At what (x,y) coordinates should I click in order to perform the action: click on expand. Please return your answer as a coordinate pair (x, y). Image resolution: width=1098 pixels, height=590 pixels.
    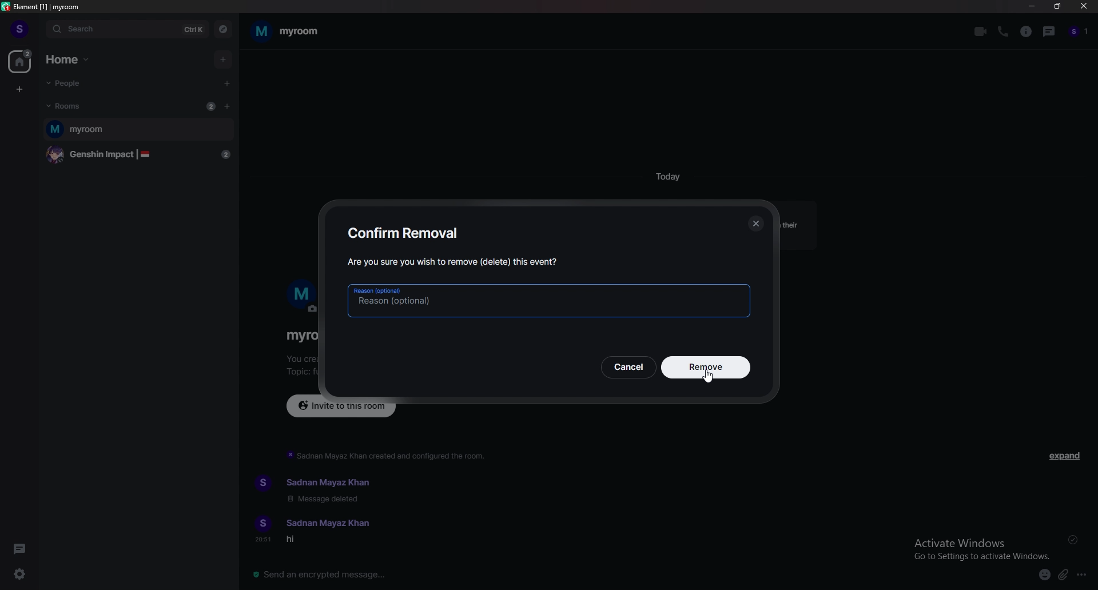
    Looking at the image, I should click on (1066, 456).